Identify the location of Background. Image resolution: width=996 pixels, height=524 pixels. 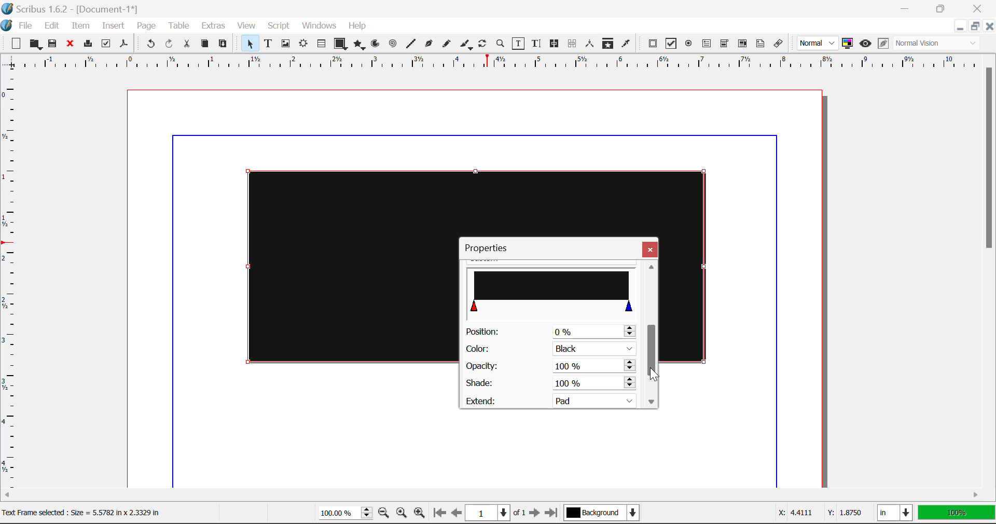
(604, 514).